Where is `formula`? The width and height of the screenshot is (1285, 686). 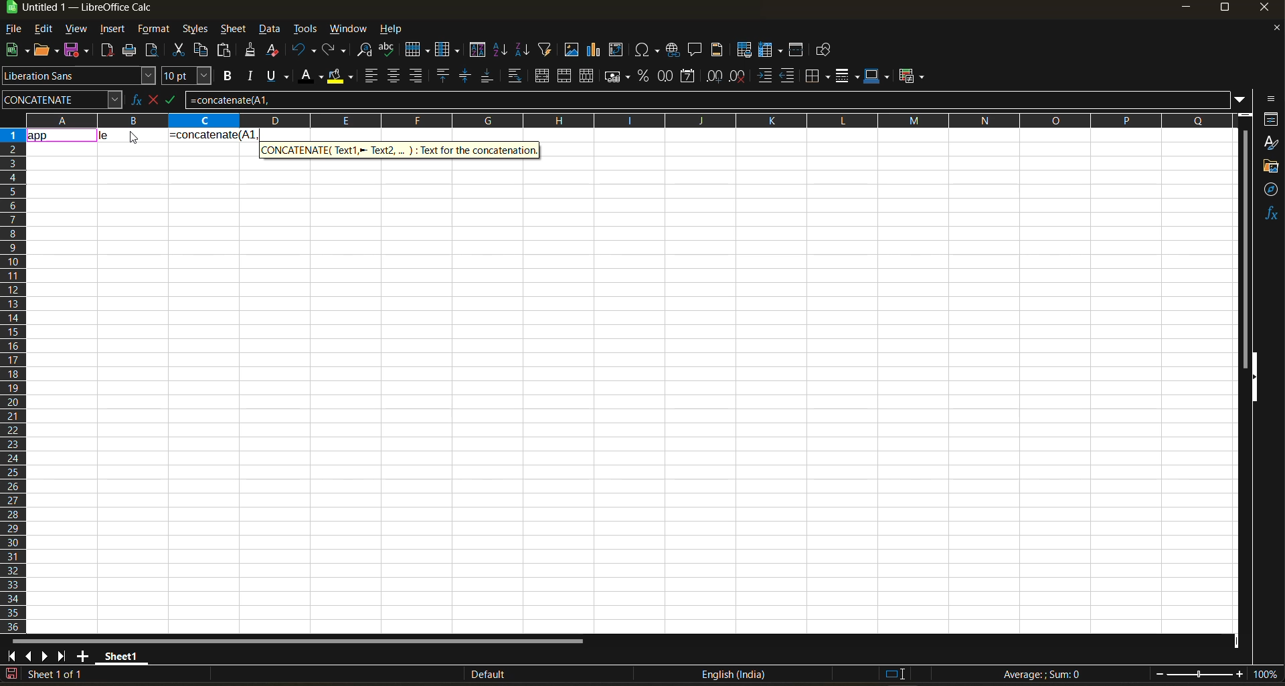
formula is located at coordinates (212, 134).